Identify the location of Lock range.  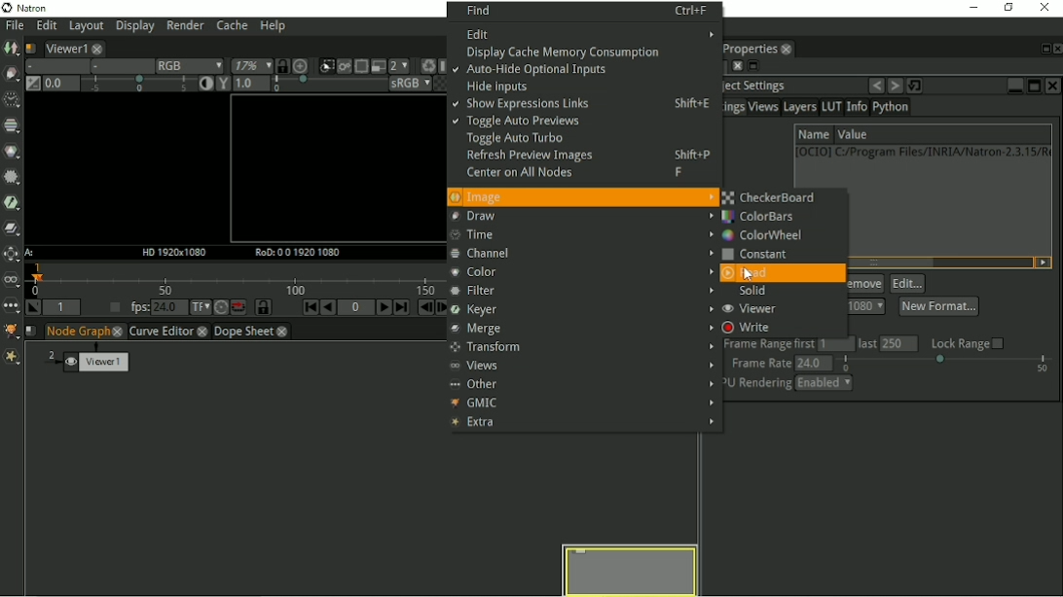
(968, 343).